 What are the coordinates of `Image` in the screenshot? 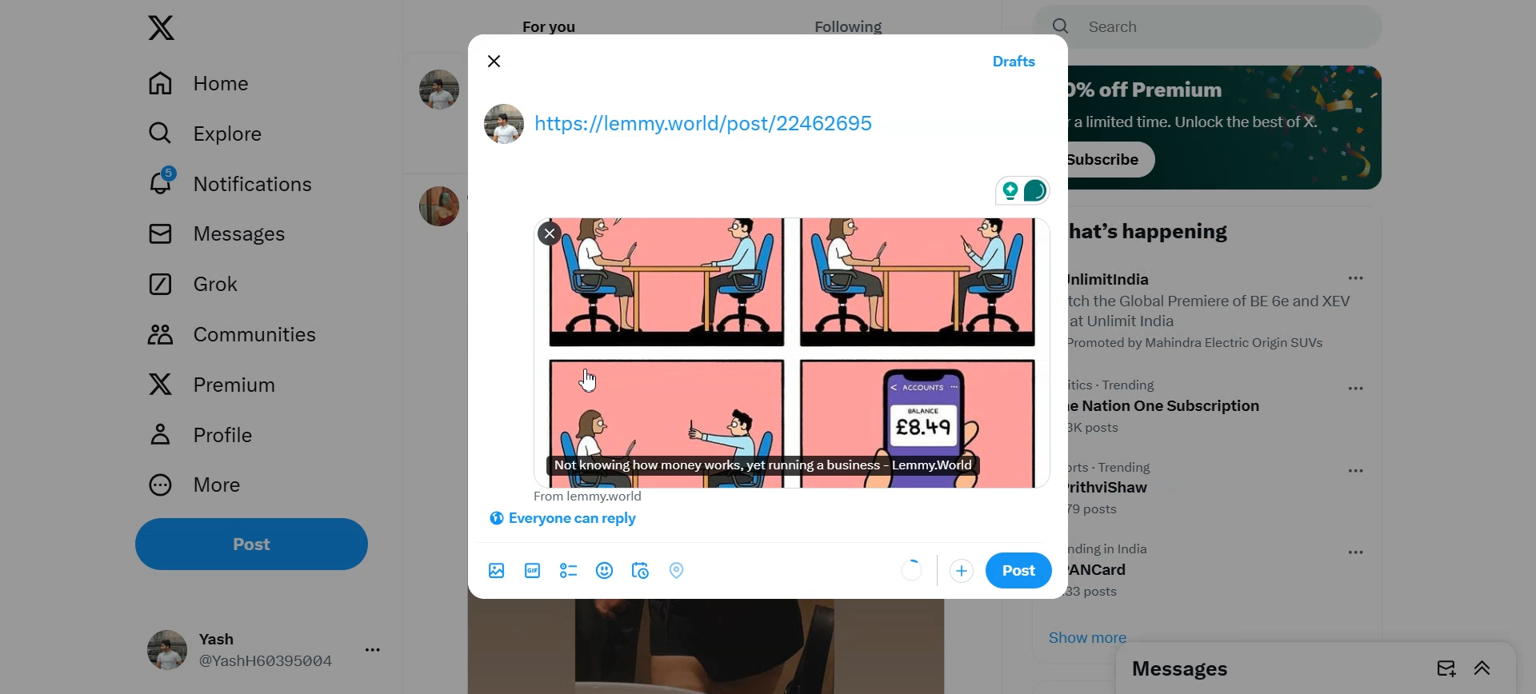 It's located at (791, 349).